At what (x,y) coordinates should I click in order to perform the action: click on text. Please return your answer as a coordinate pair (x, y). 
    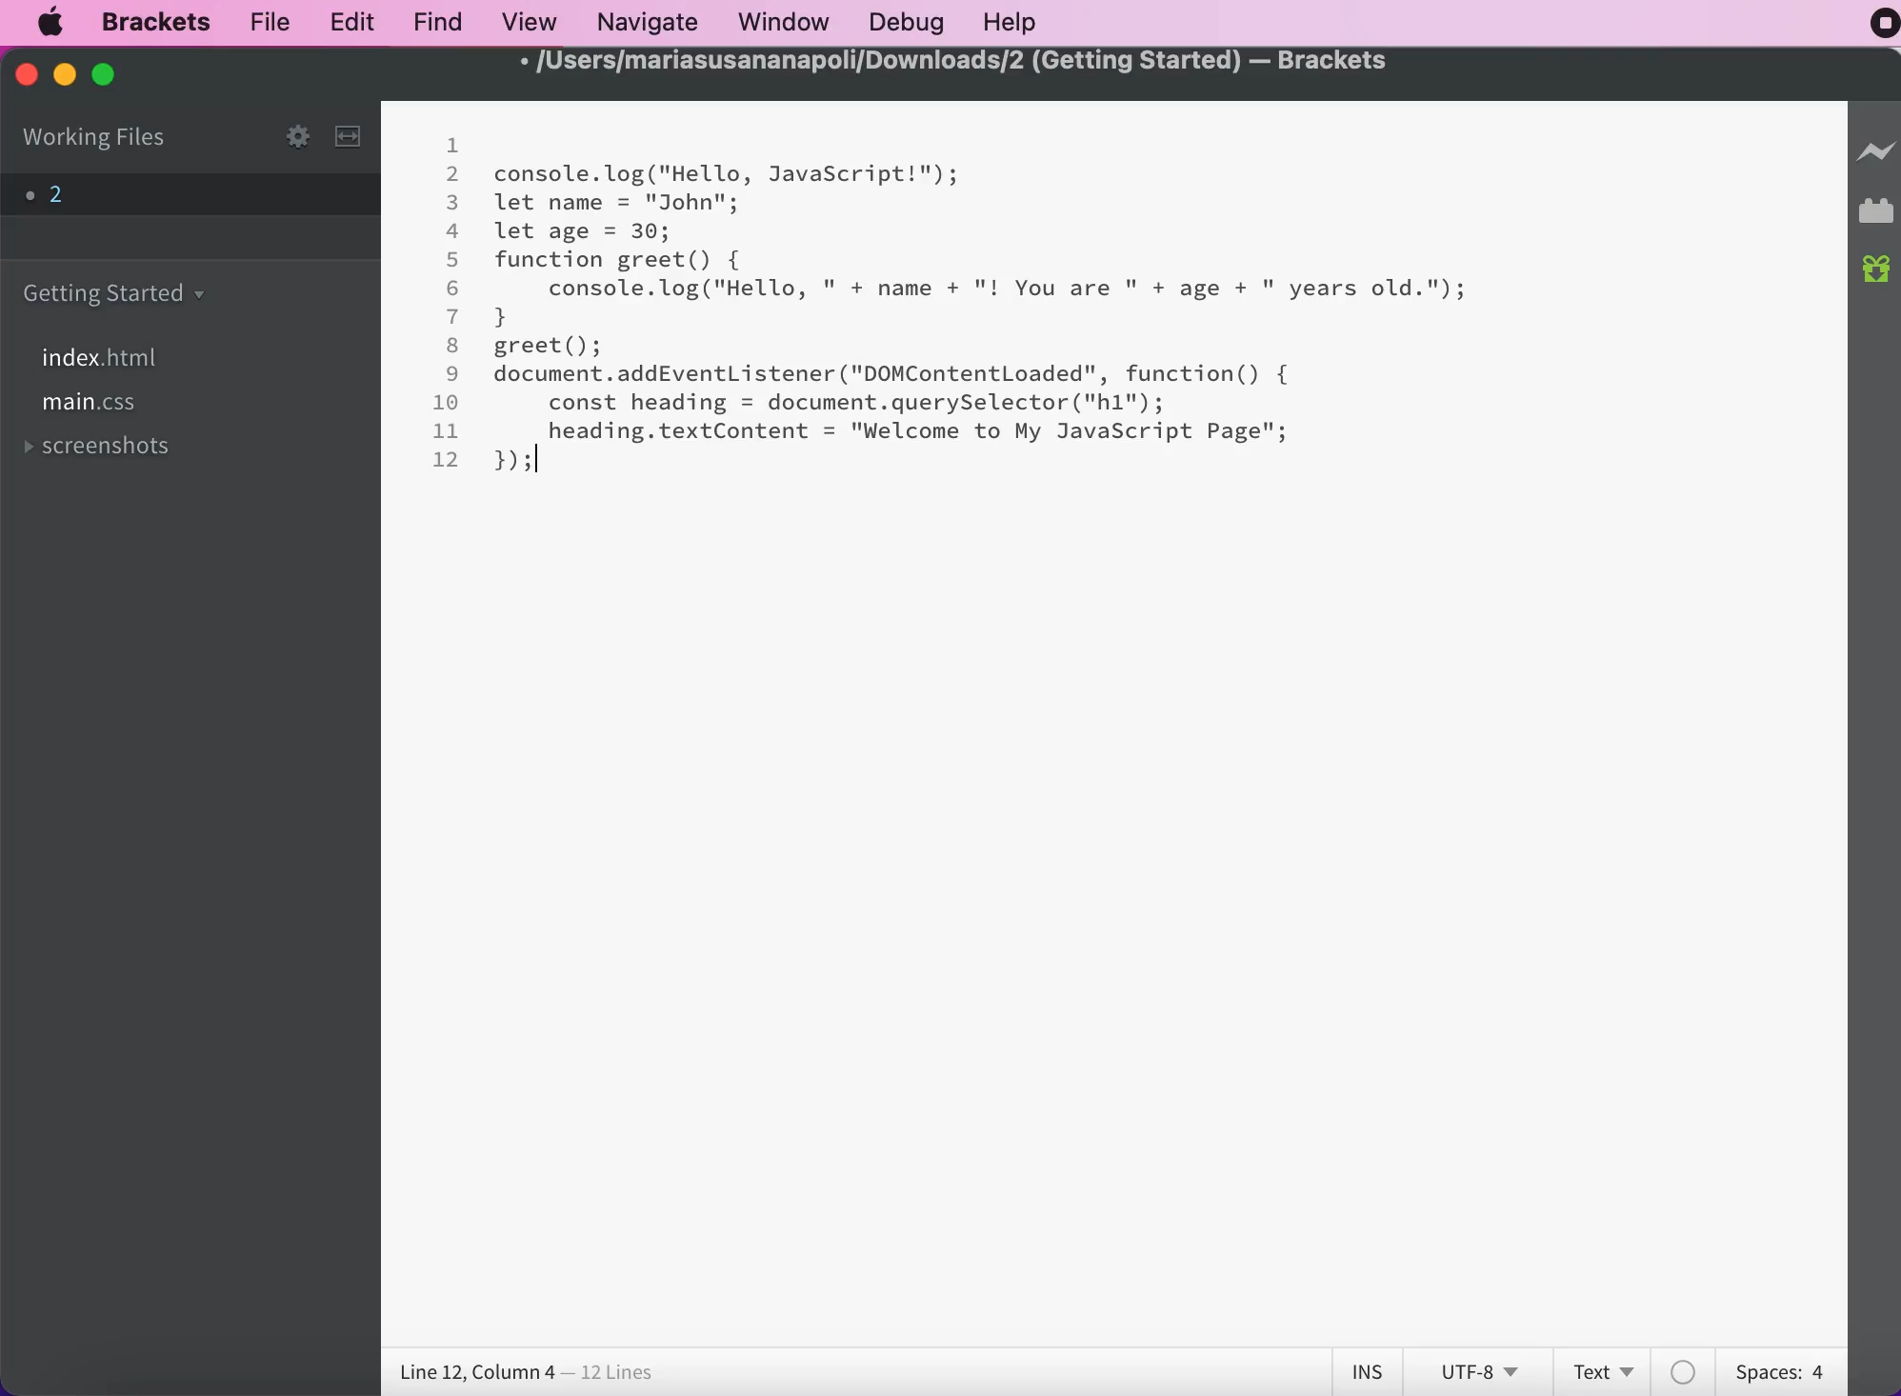
    Looking at the image, I should click on (1603, 1369).